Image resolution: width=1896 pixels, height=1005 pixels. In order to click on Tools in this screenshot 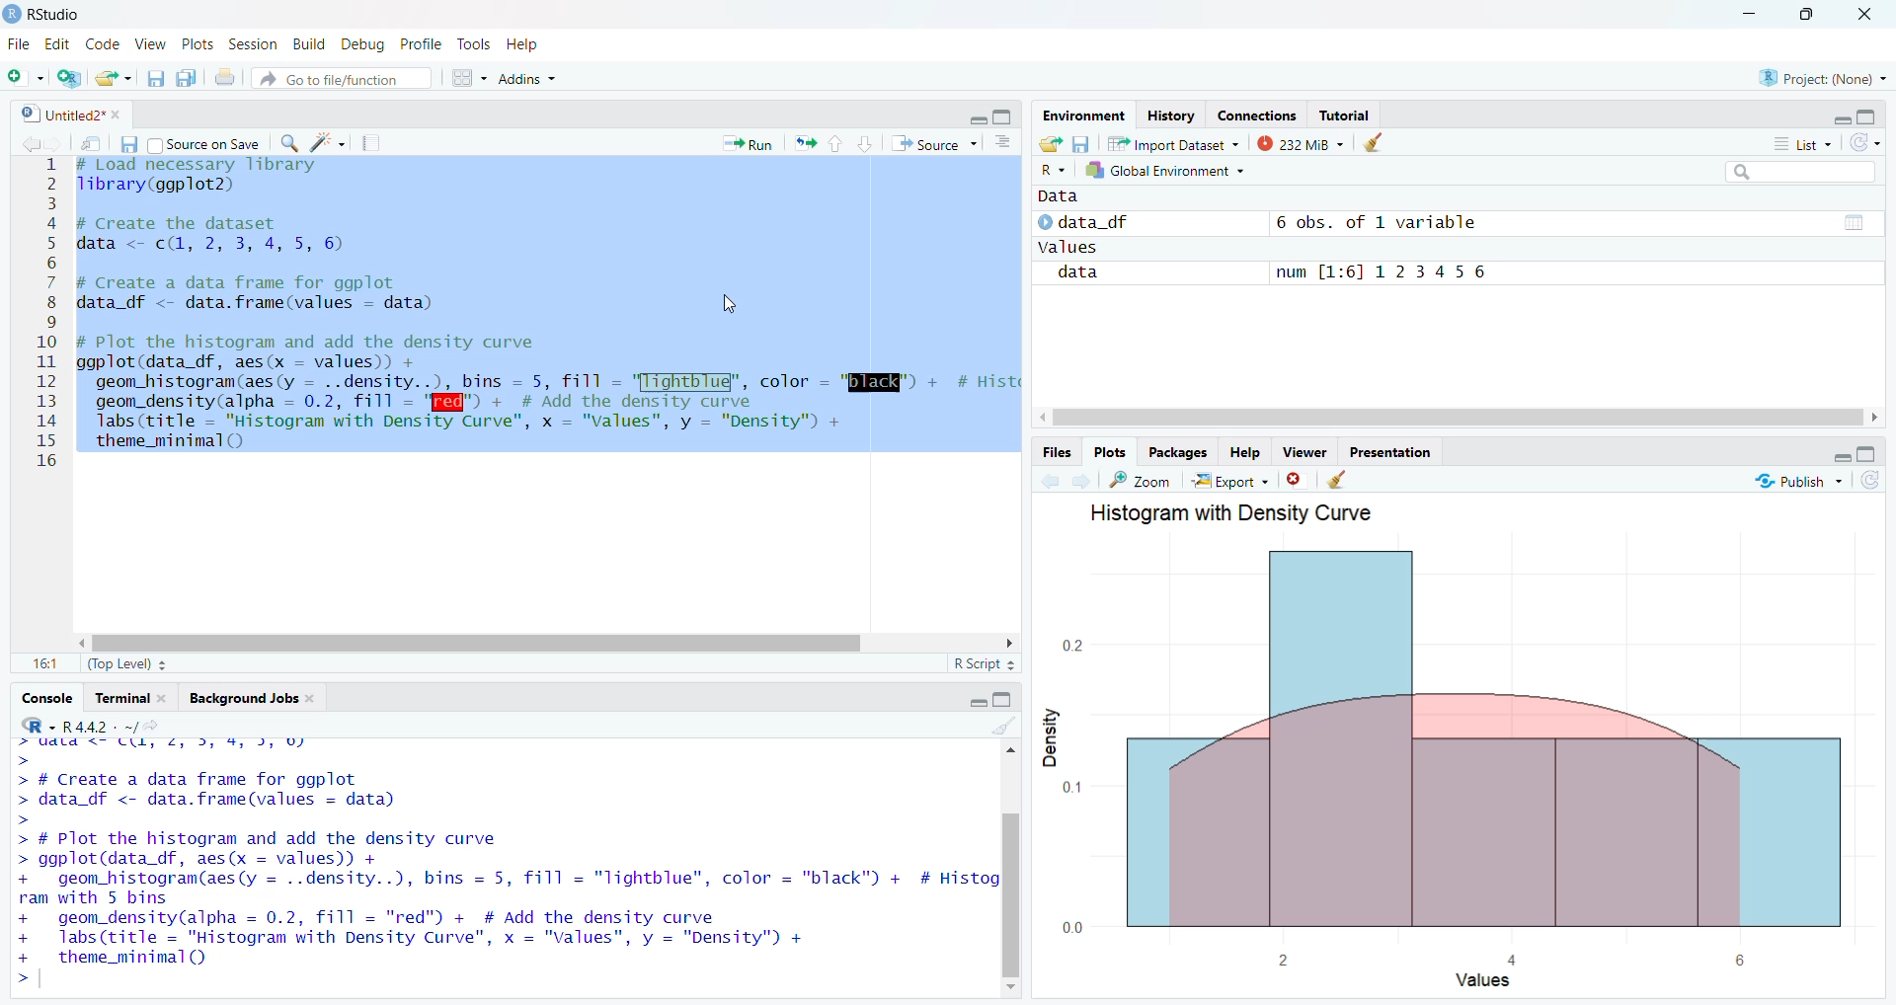, I will do `click(474, 43)`.